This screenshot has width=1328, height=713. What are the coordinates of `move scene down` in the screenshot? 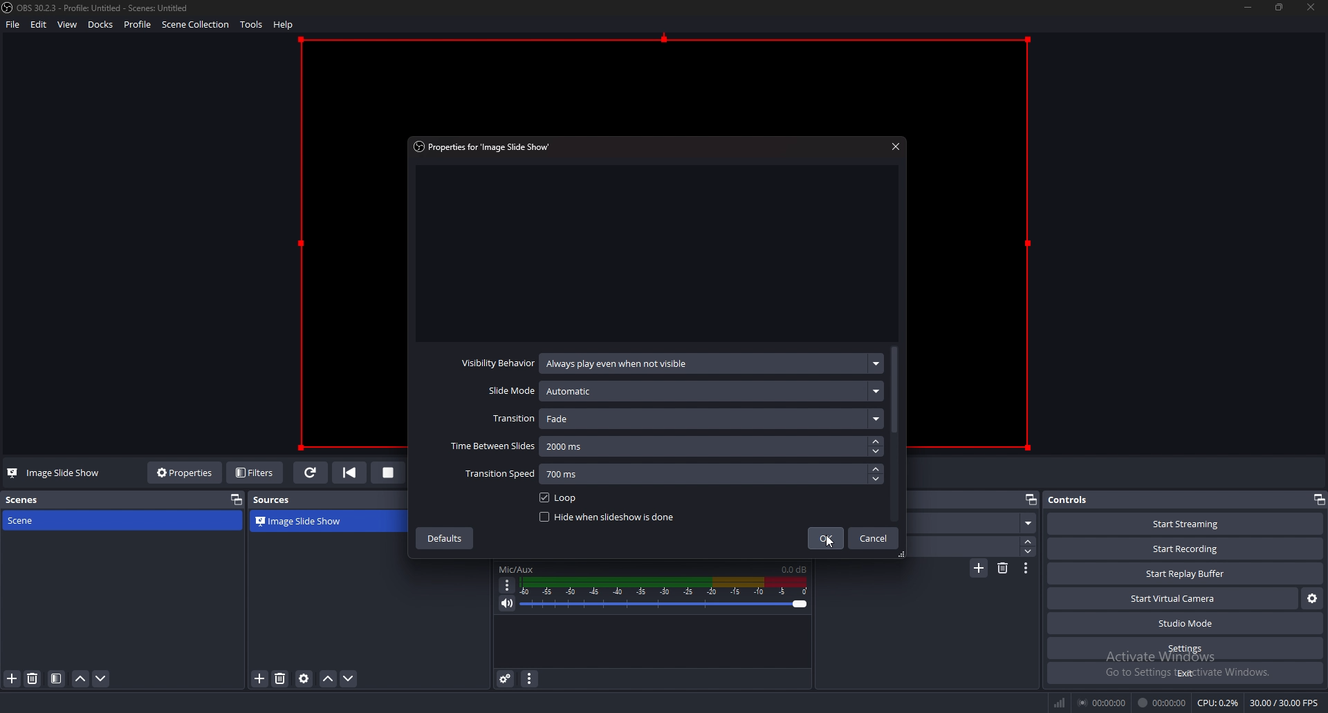 It's located at (101, 678).